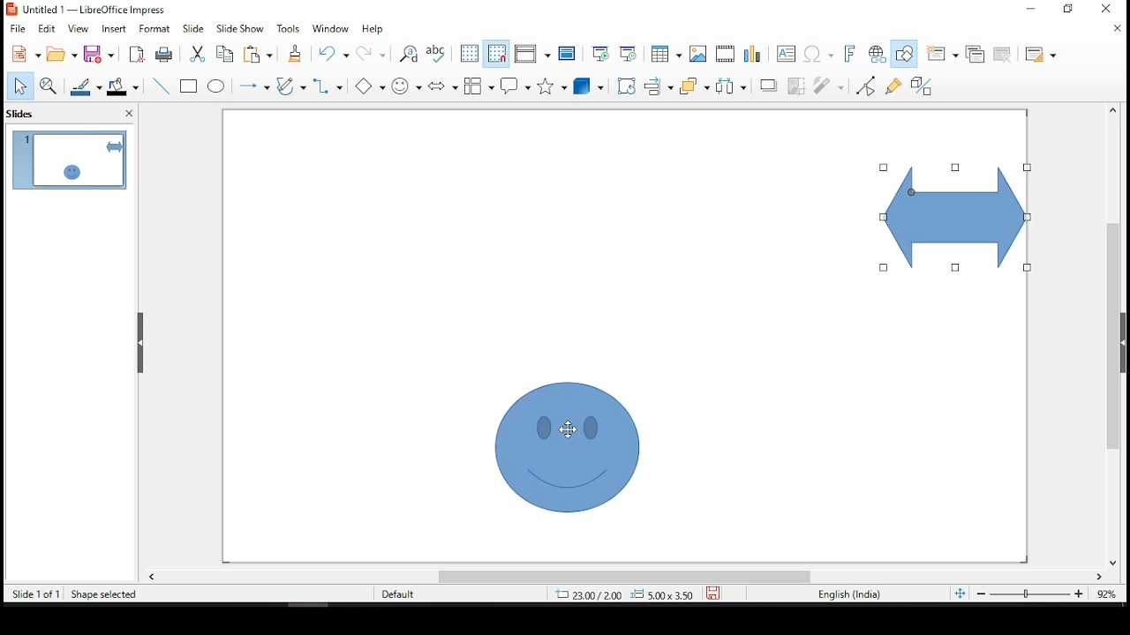 Image resolution: width=1130 pixels, height=635 pixels. What do you see at coordinates (409, 85) in the screenshot?
I see `symbol shapes` at bounding box center [409, 85].